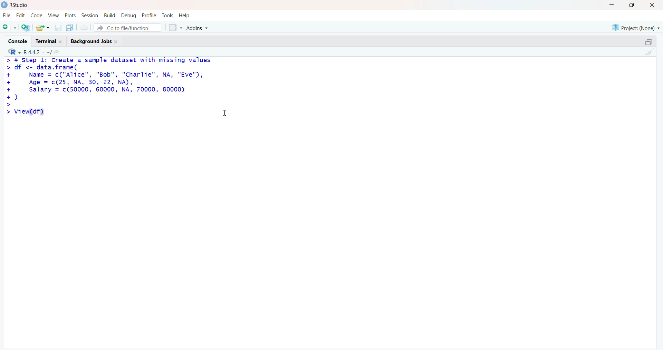 The image size is (663, 350). Describe the element at coordinates (25, 28) in the screenshot. I see `Create a project` at that location.